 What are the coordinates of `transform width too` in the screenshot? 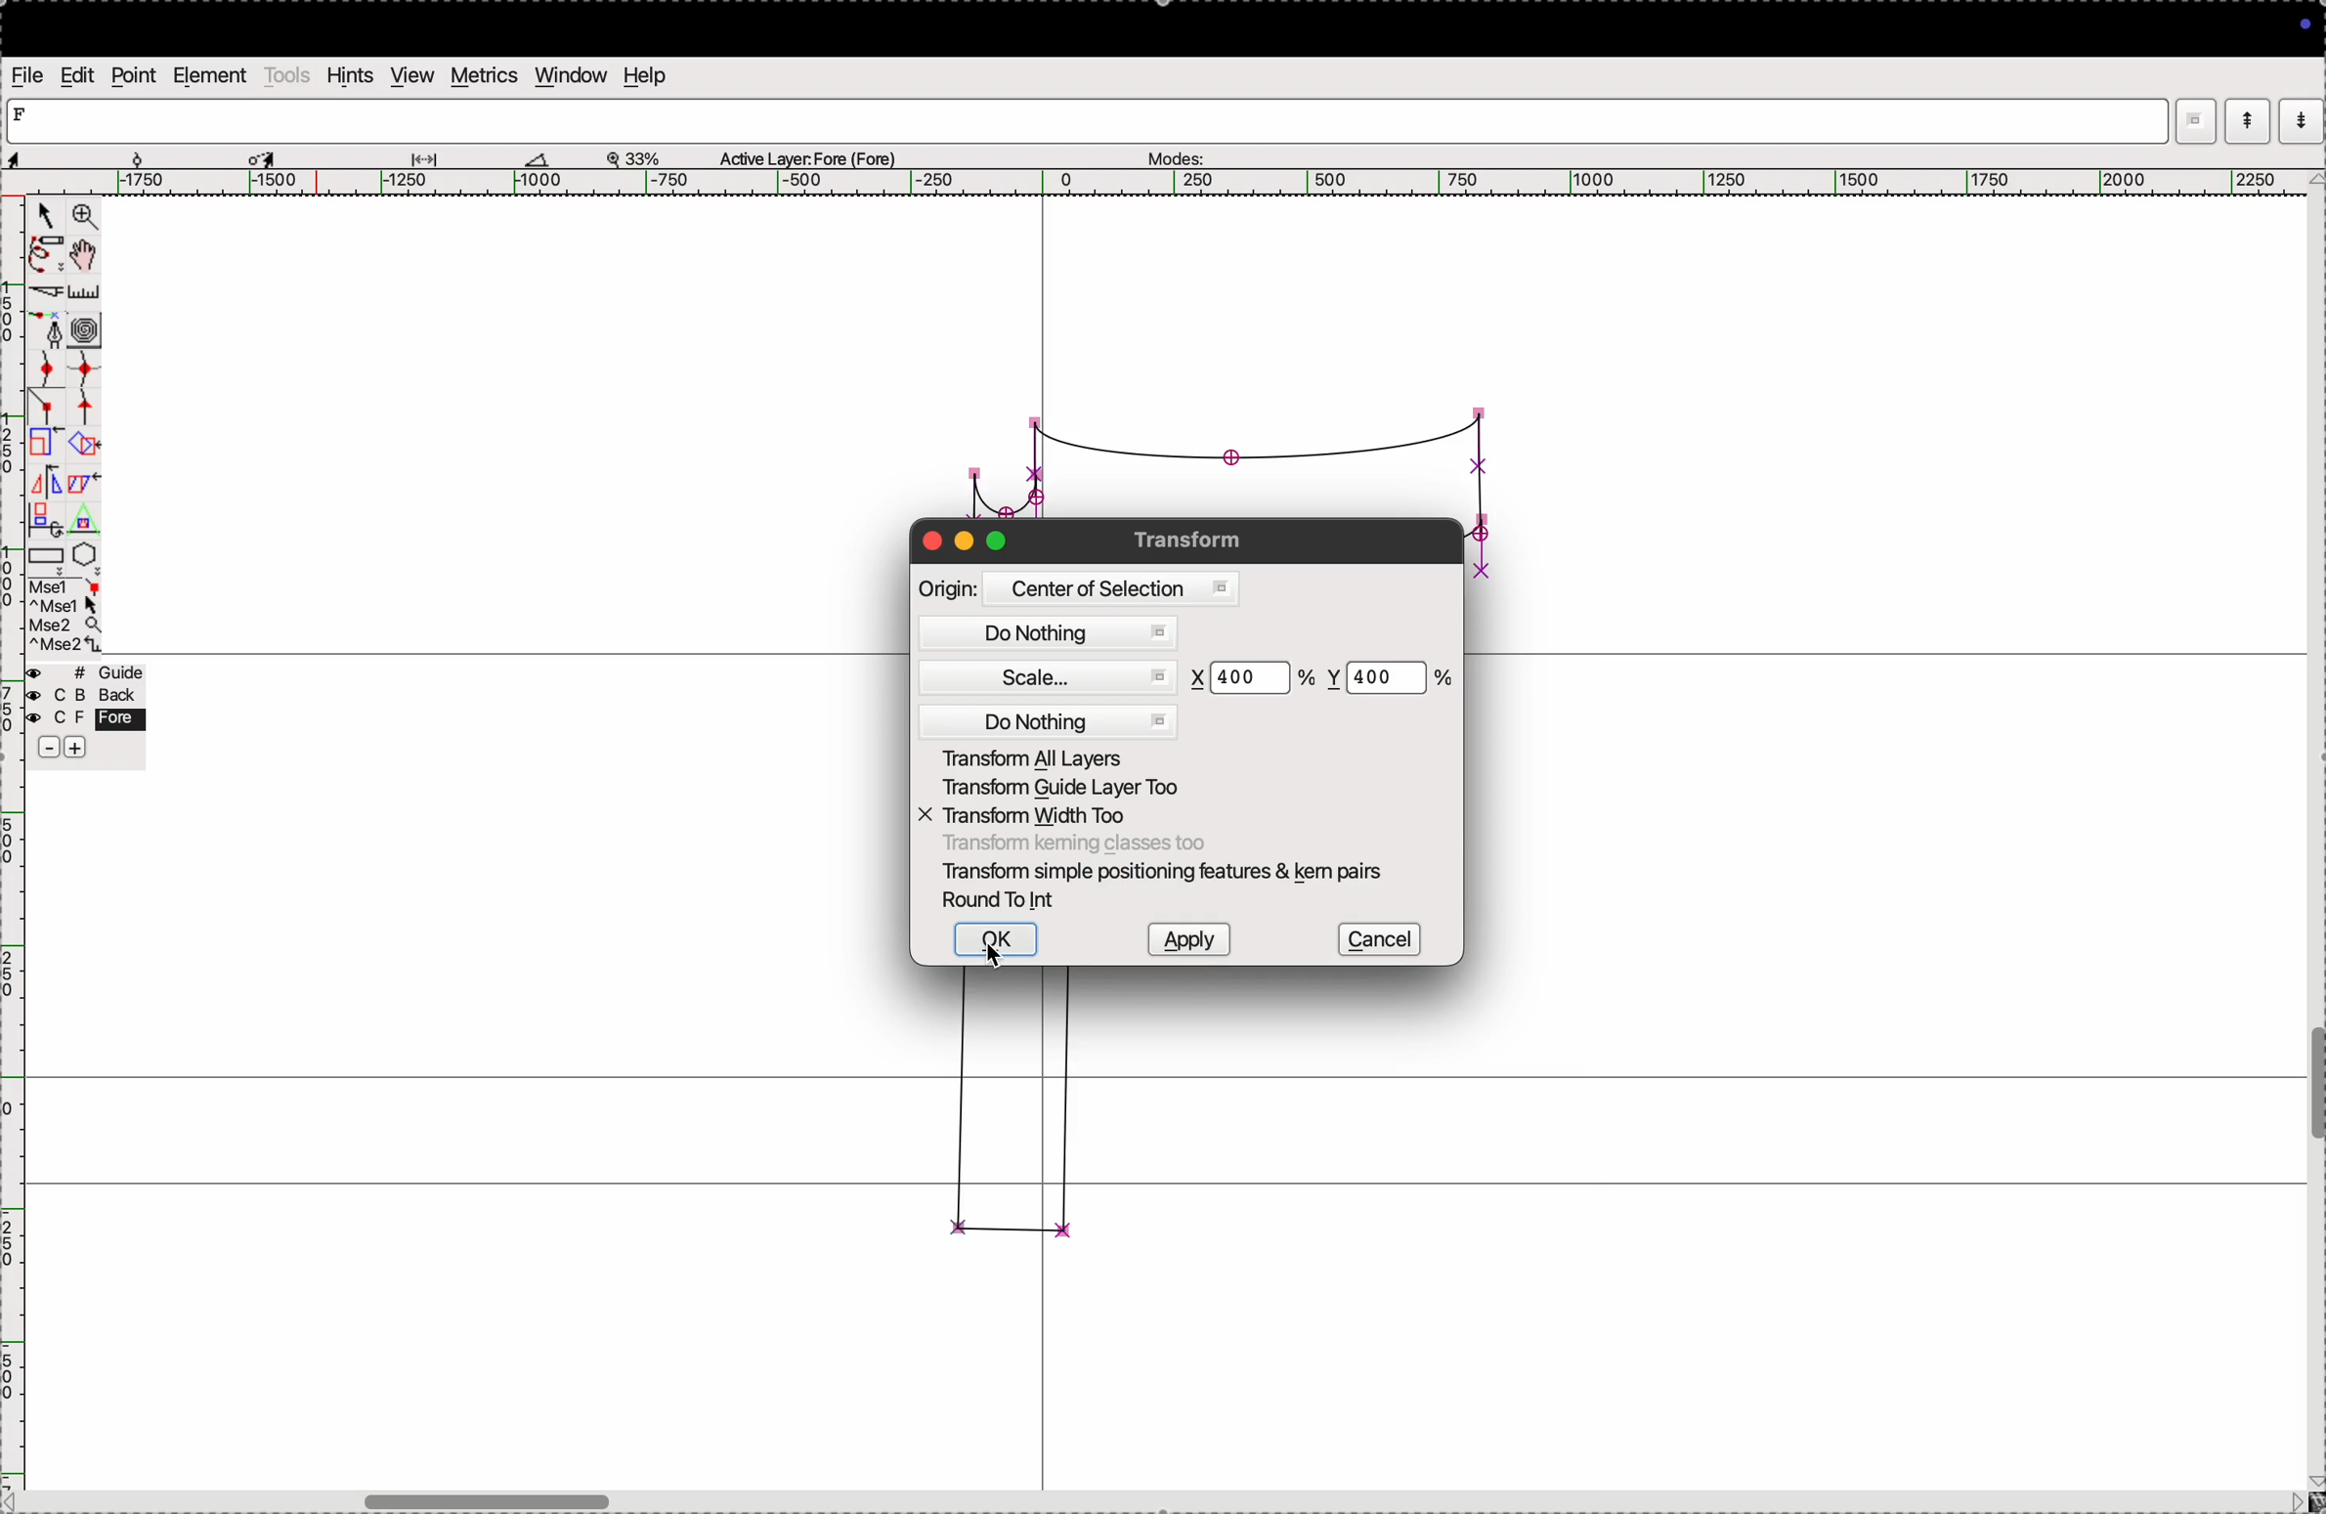 It's located at (1037, 817).